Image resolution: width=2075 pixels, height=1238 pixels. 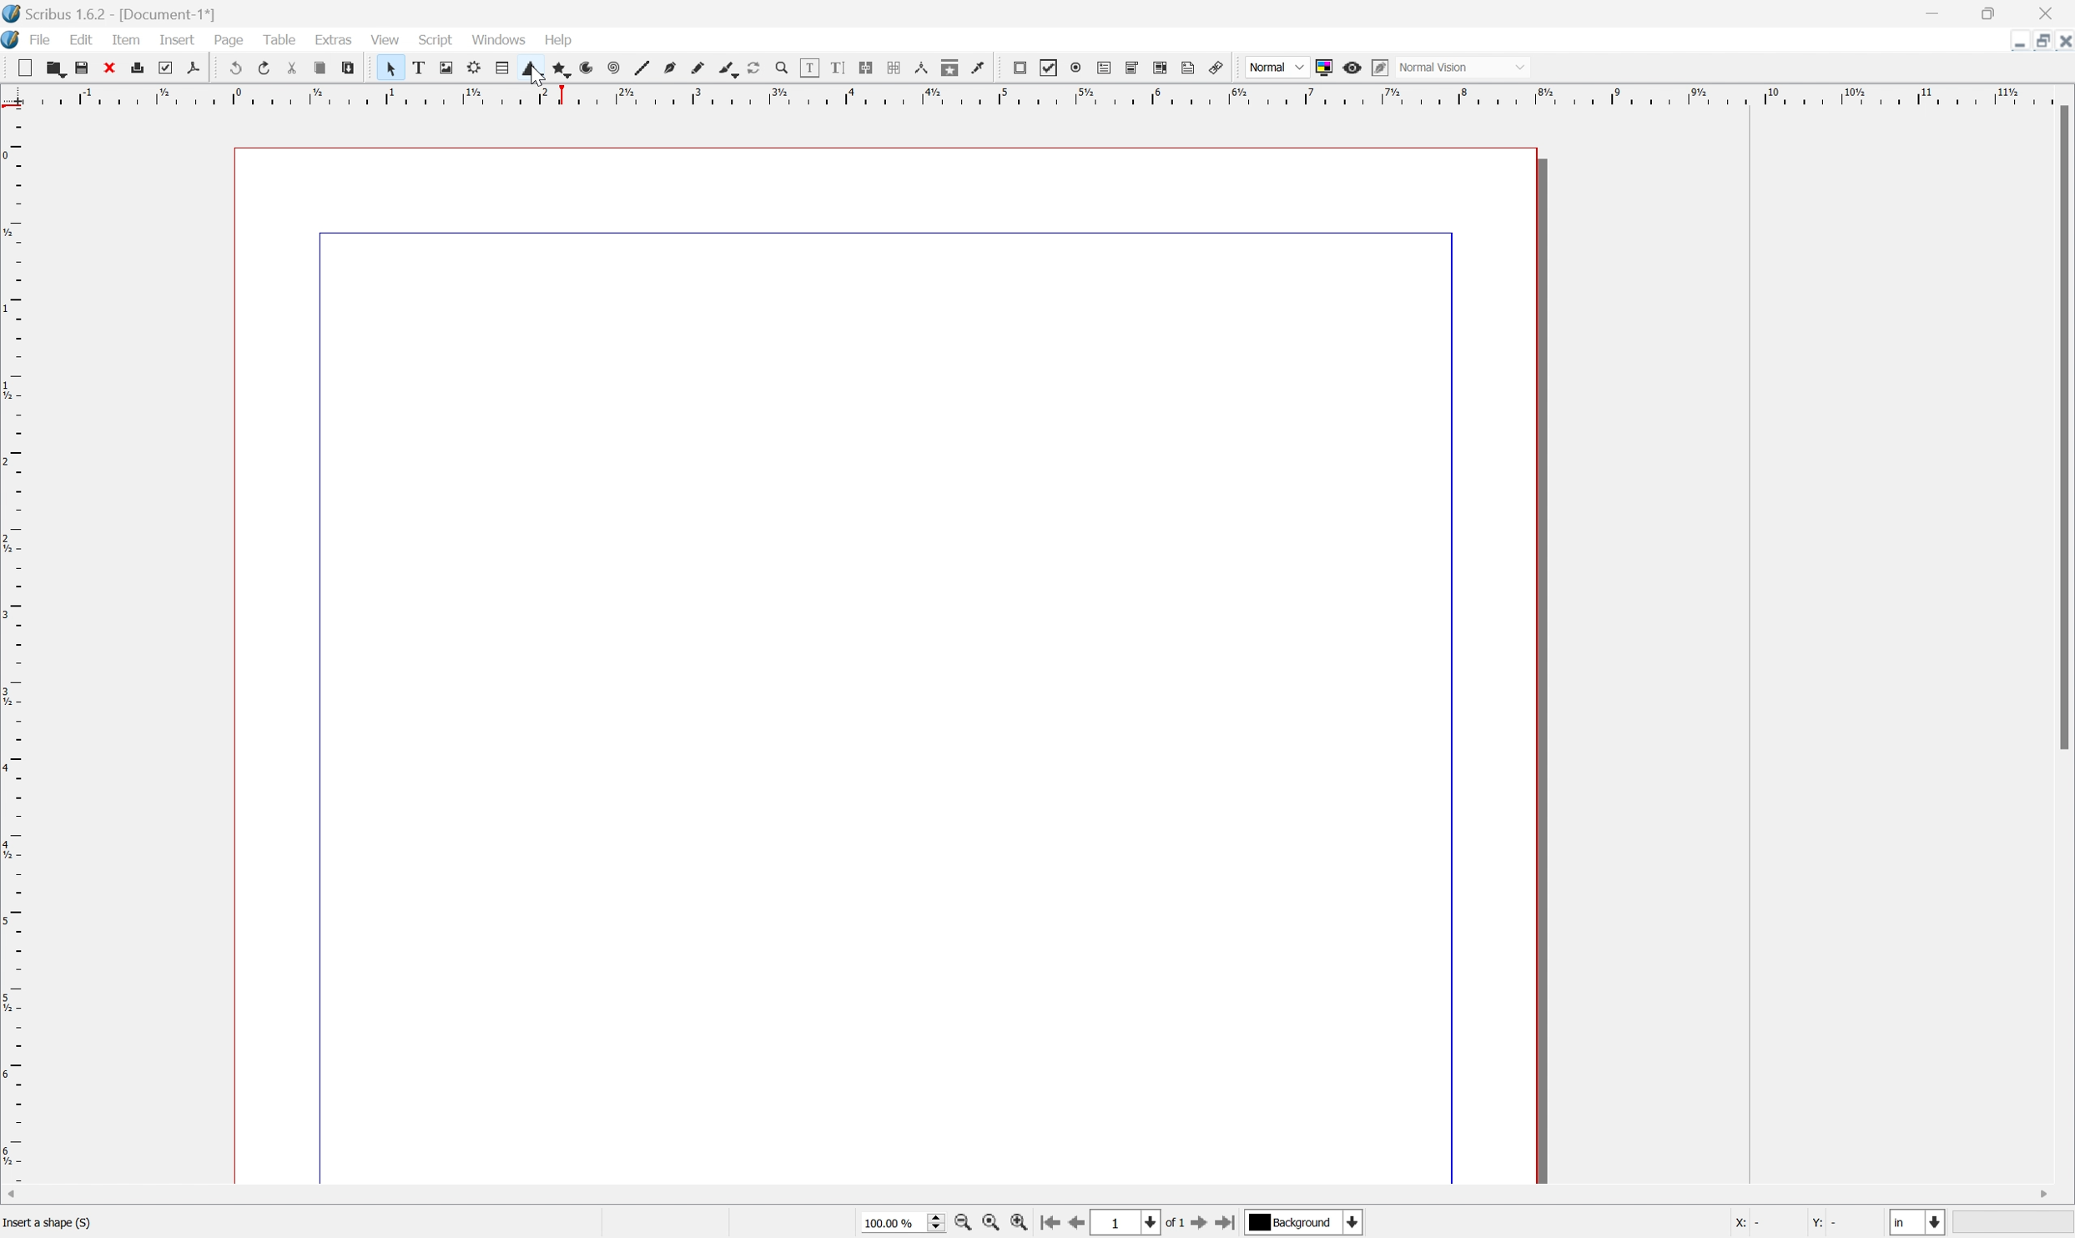 What do you see at coordinates (554, 69) in the screenshot?
I see `Polygon` at bounding box center [554, 69].